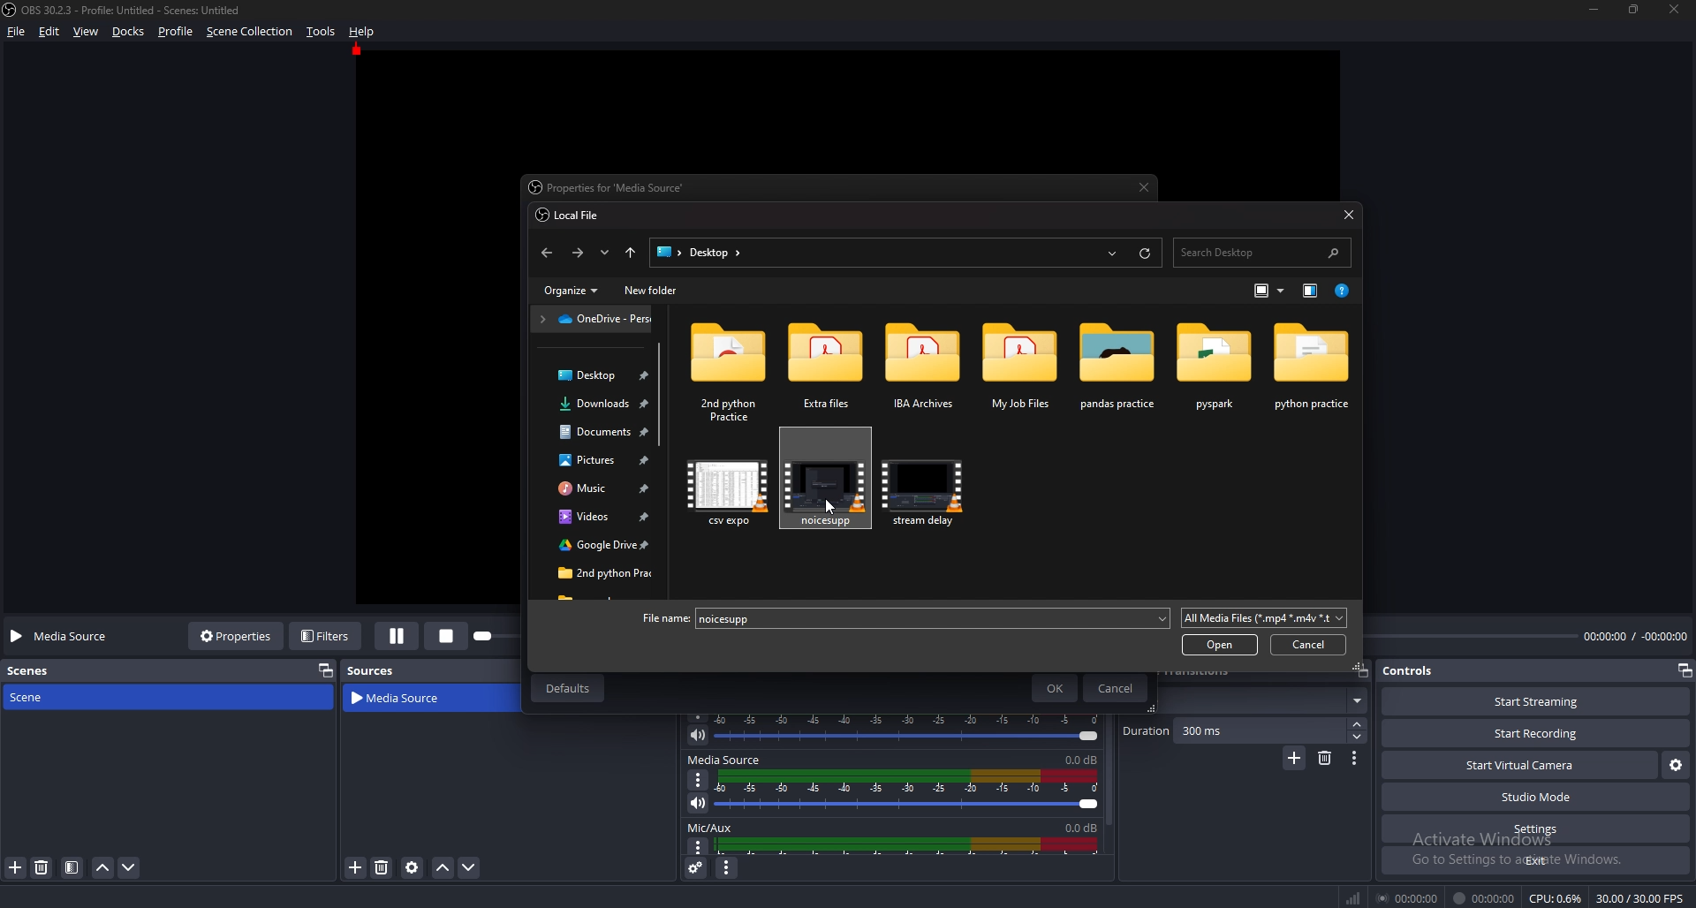  Describe the element at coordinates (599, 461) in the screenshot. I see `folder` at that location.